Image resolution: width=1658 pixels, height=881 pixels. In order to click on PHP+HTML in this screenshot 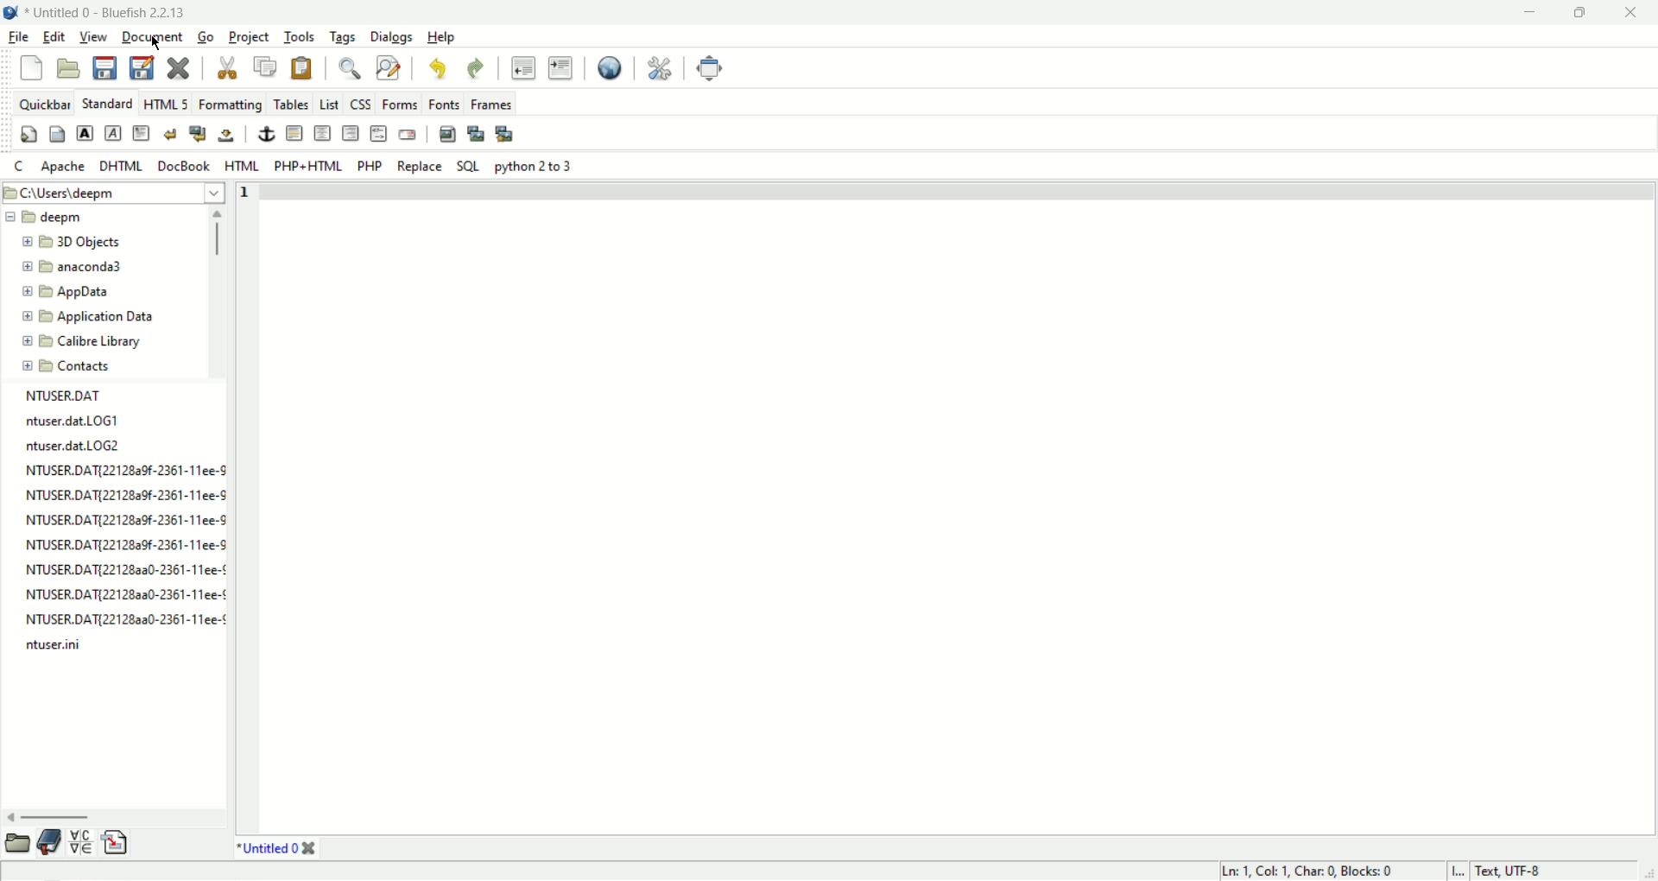, I will do `click(307, 167)`.